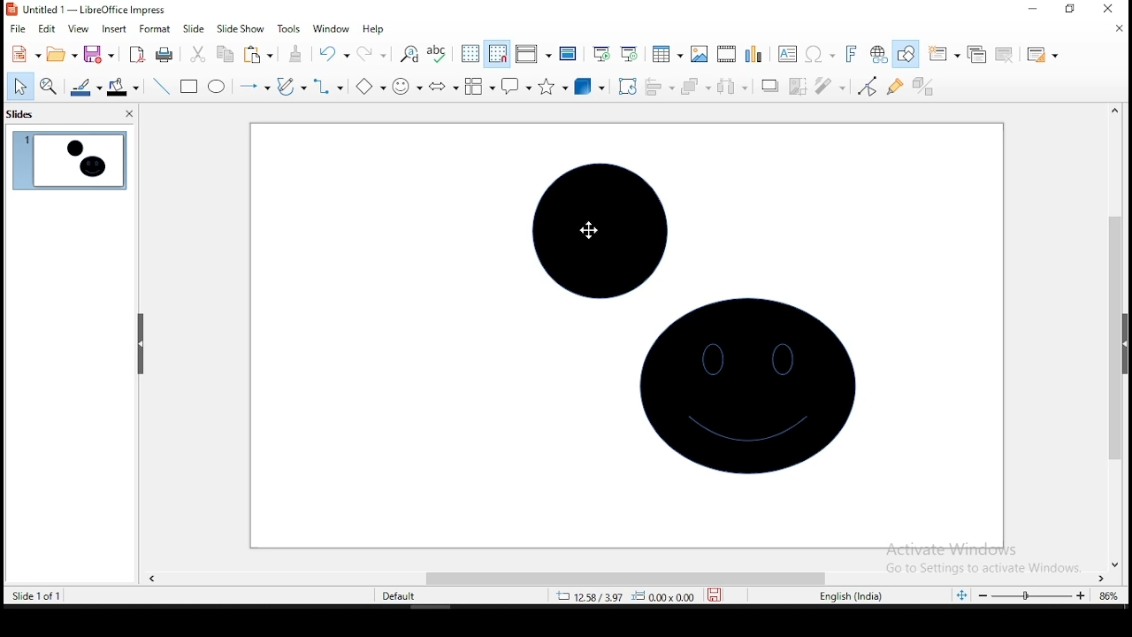  What do you see at coordinates (156, 29) in the screenshot?
I see `format` at bounding box center [156, 29].